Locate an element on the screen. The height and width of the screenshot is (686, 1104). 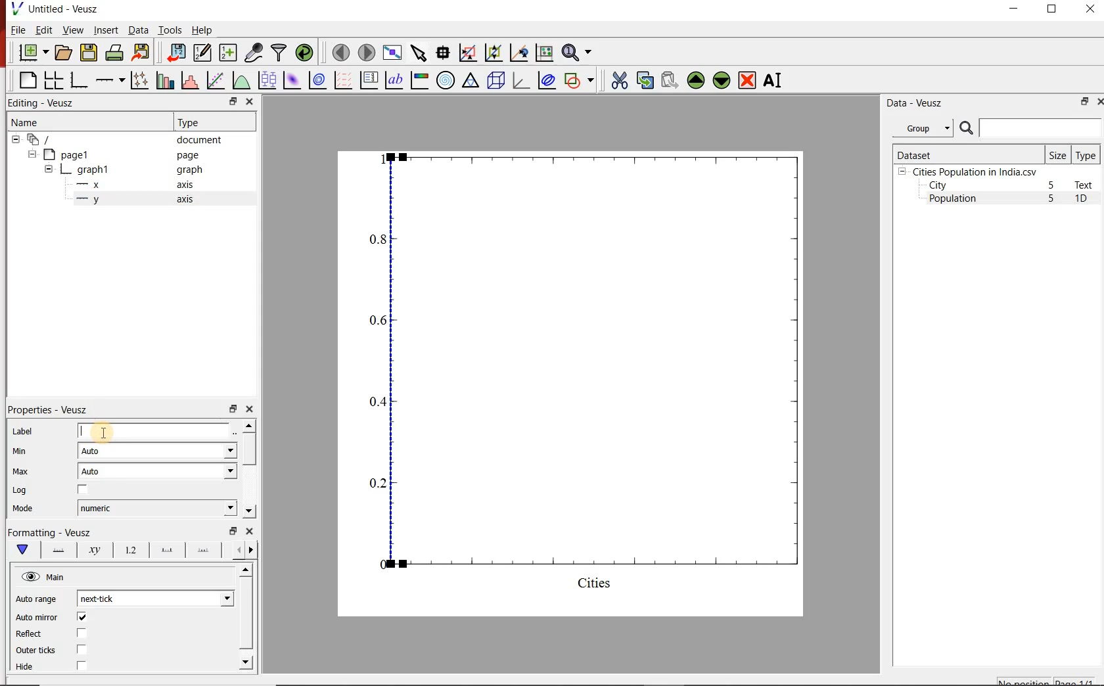
blank page is located at coordinates (26, 81).